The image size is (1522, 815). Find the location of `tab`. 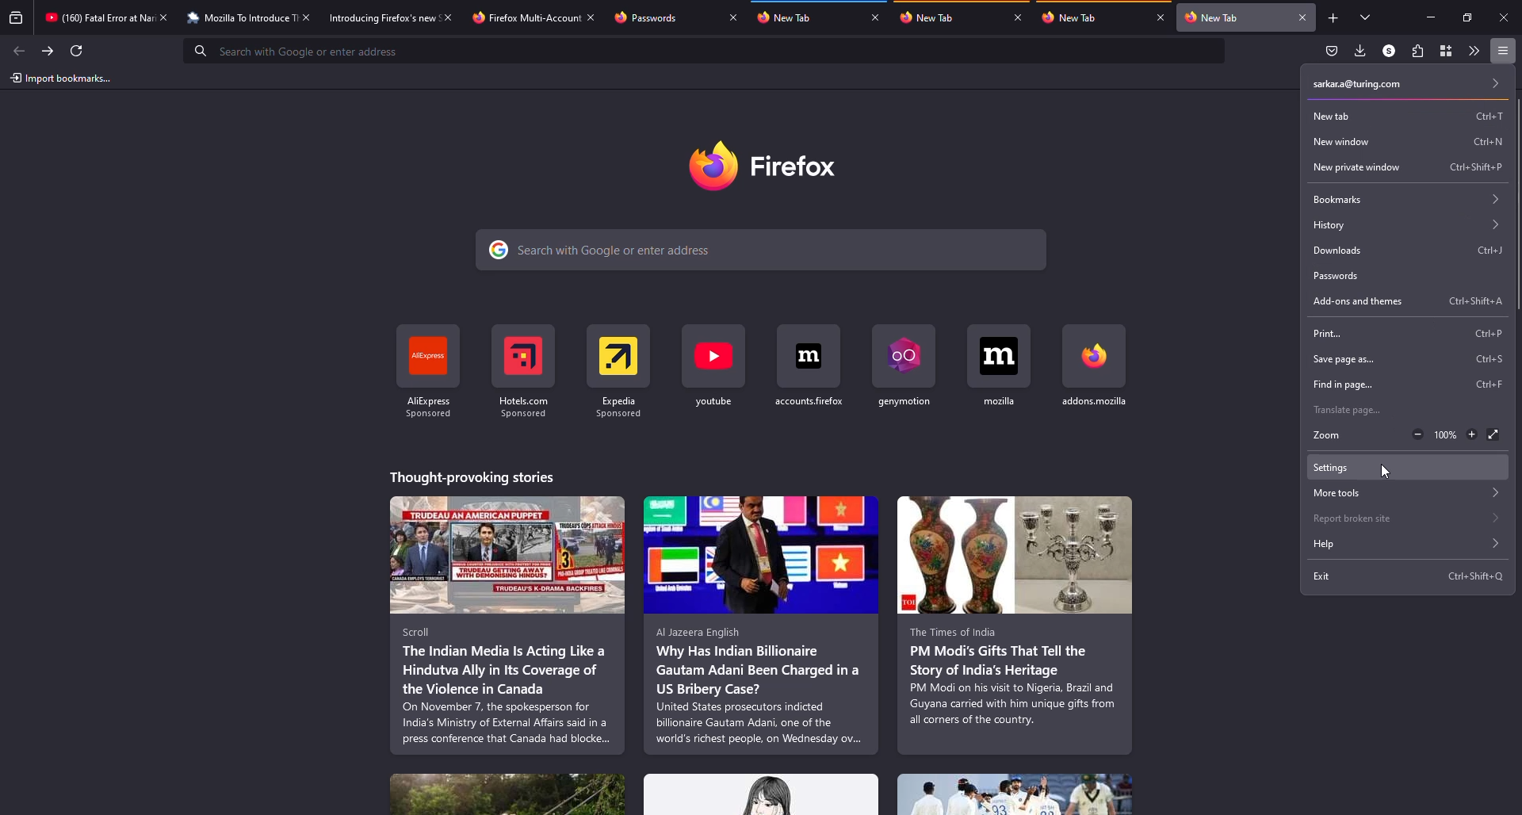

tab is located at coordinates (381, 18).